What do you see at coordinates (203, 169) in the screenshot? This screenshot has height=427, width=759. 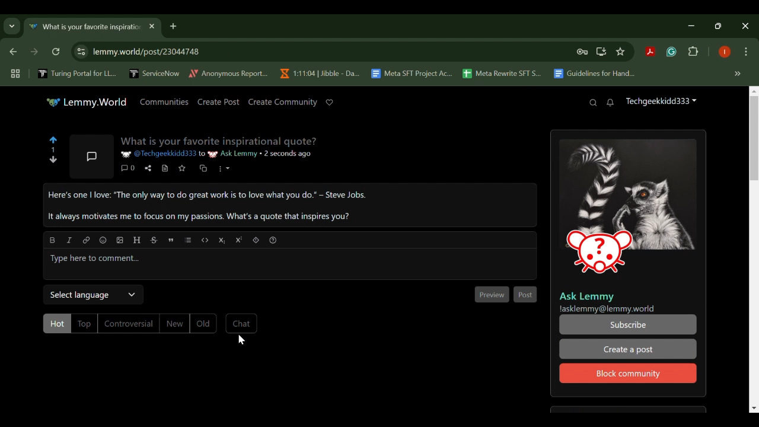 I see `Cross-post` at bounding box center [203, 169].